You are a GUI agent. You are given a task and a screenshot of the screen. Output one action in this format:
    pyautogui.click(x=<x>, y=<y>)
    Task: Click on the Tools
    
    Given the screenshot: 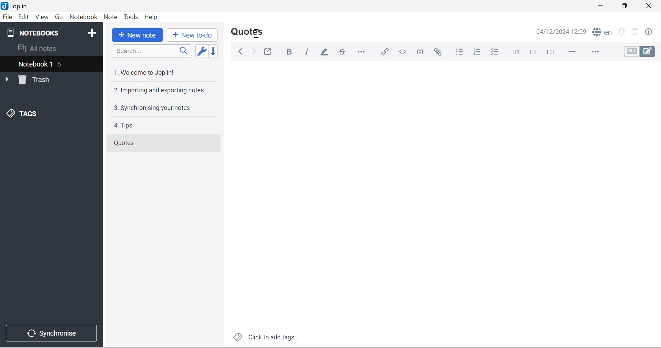 What is the action you would take?
    pyautogui.click(x=132, y=17)
    